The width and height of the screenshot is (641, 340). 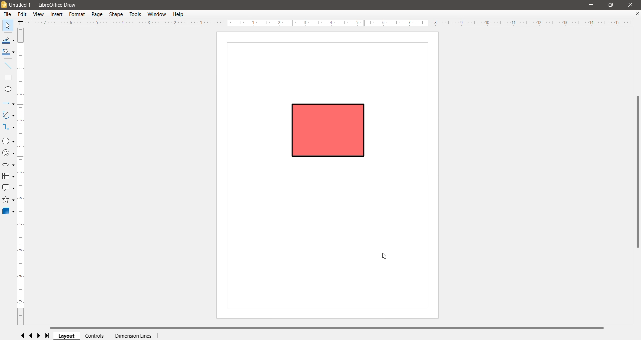 I want to click on Page, so click(x=97, y=14).